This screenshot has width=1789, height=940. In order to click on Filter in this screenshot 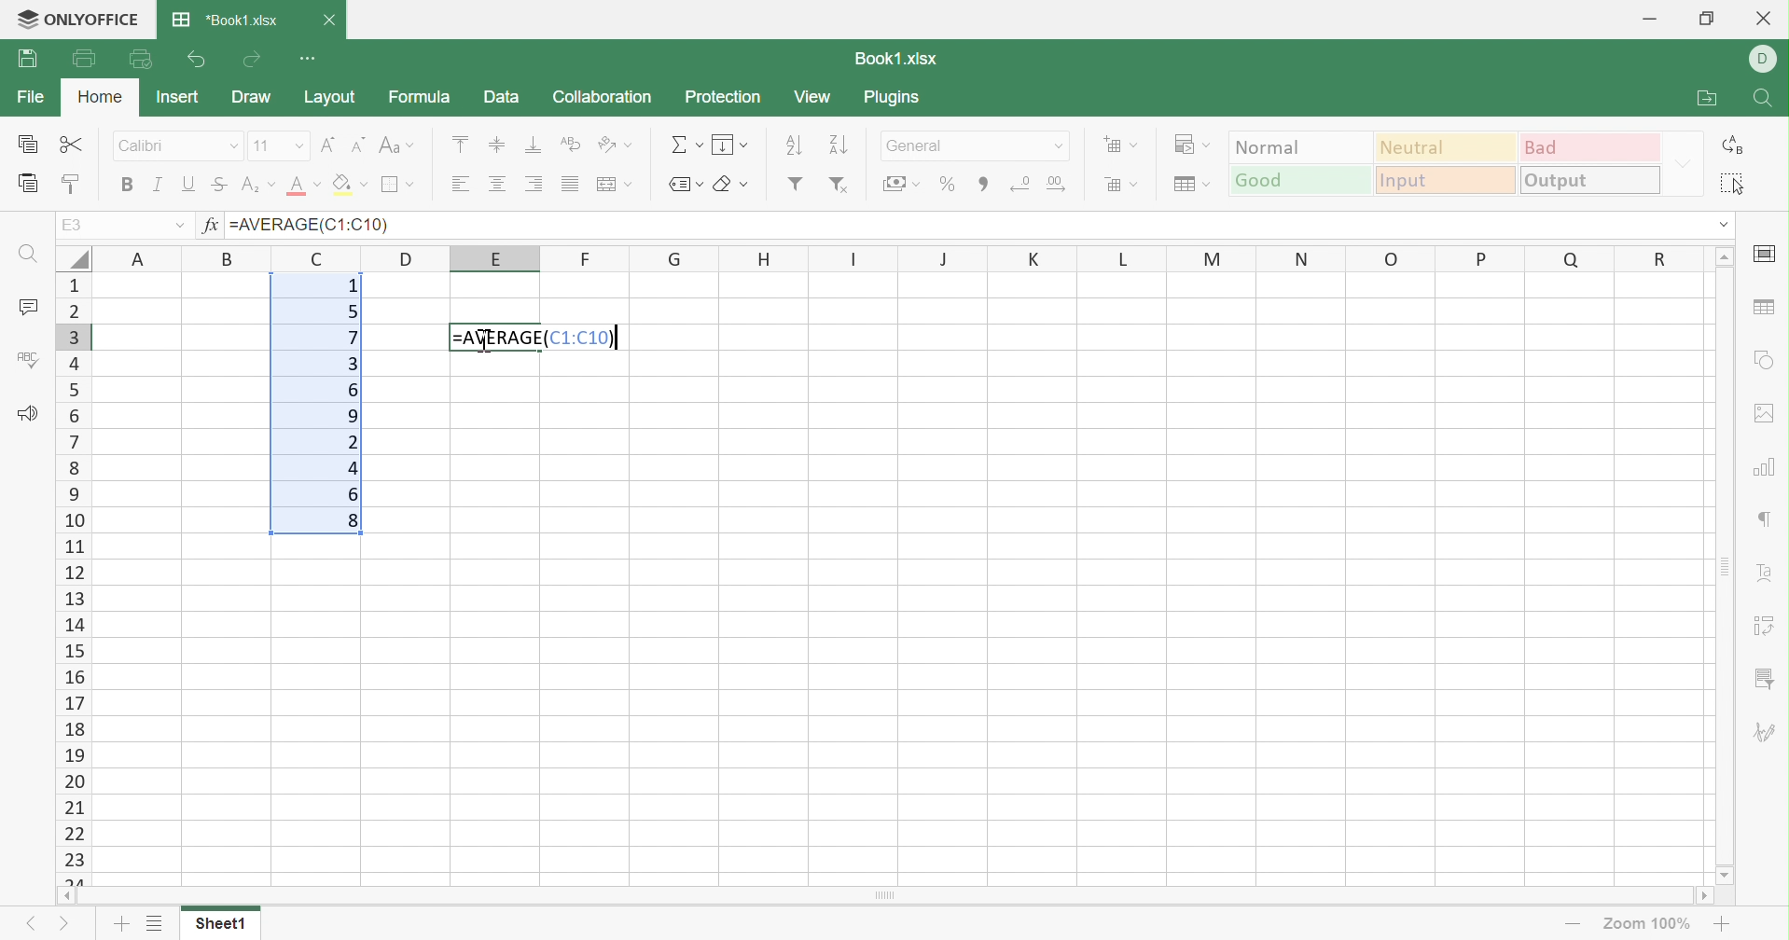, I will do `click(792, 184)`.